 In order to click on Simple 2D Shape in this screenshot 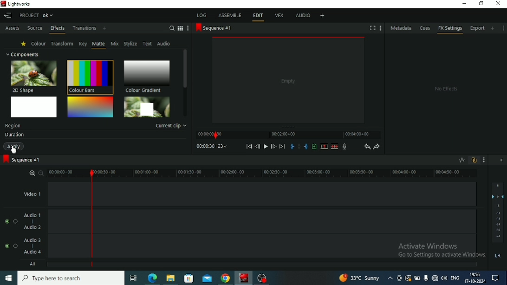, I will do `click(147, 107)`.